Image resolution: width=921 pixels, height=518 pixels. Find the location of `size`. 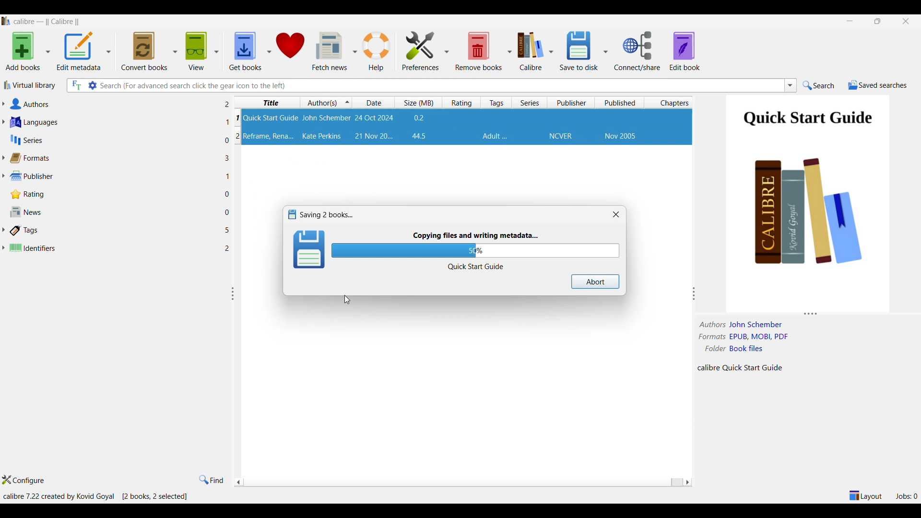

size is located at coordinates (419, 118).